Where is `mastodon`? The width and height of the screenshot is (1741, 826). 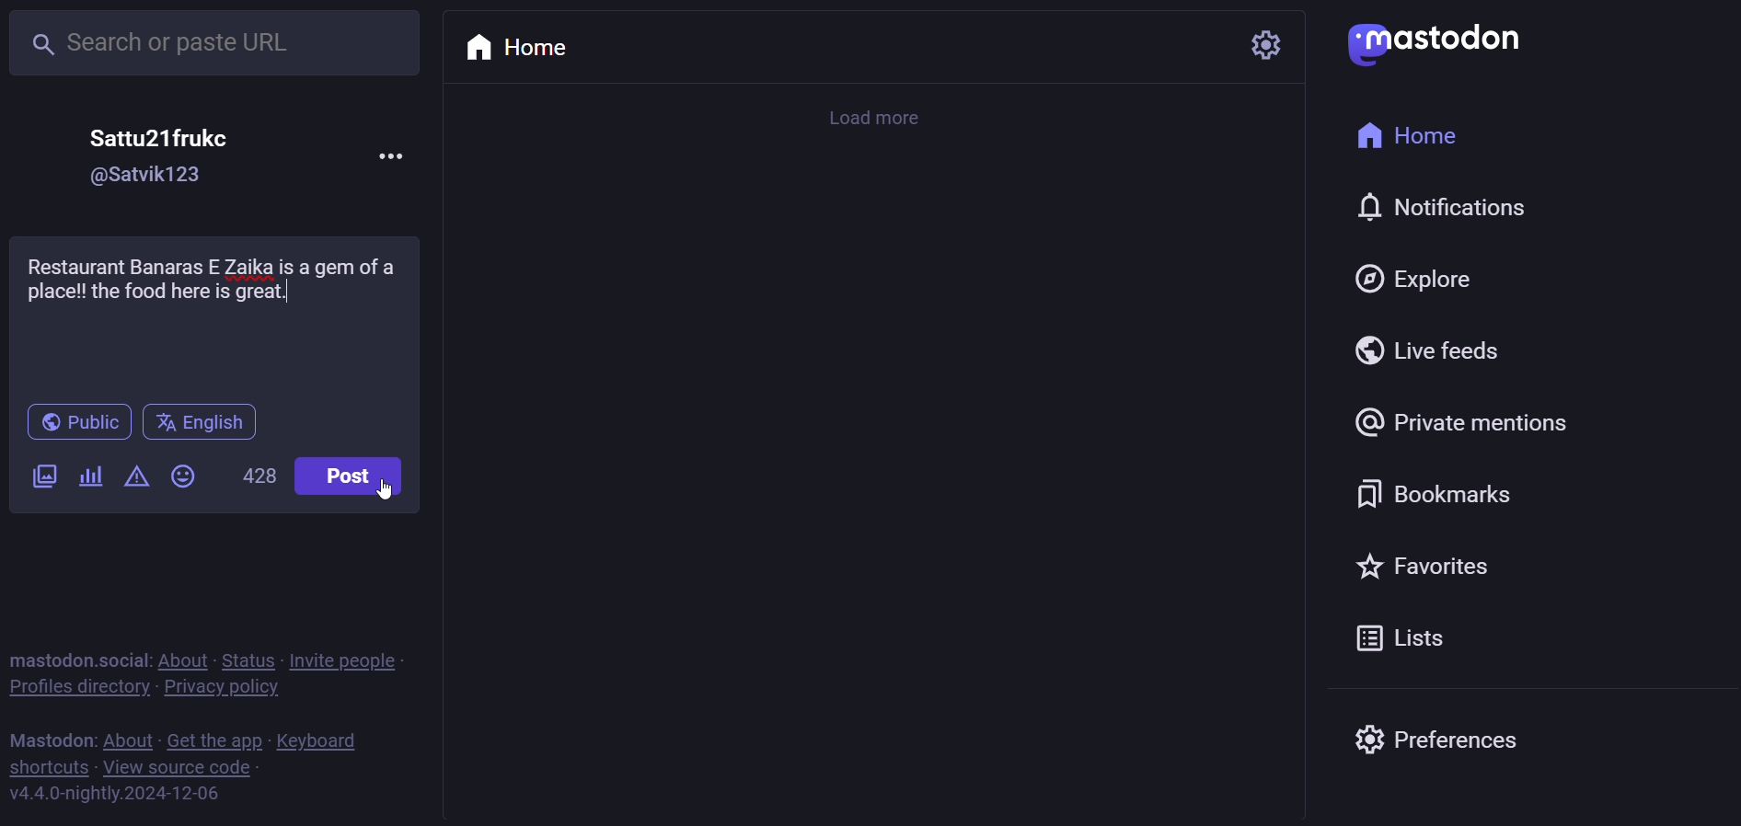
mastodon is located at coordinates (1437, 41).